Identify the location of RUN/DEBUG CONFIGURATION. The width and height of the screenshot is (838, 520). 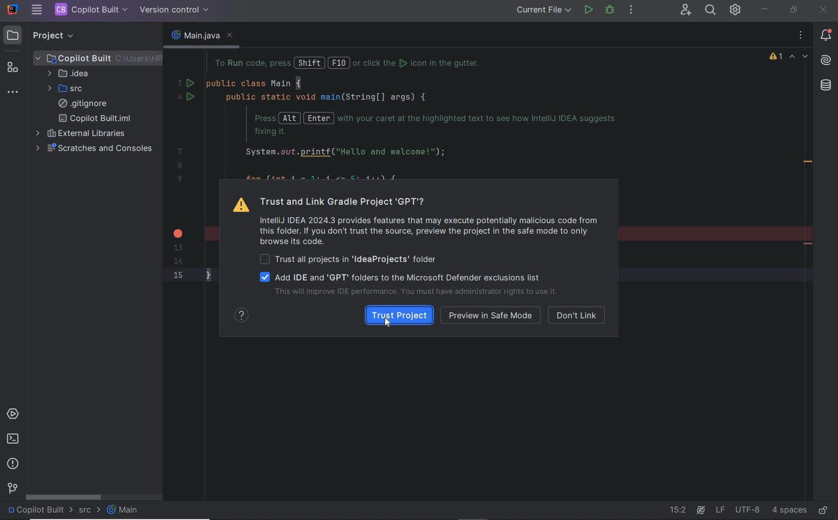
(543, 11).